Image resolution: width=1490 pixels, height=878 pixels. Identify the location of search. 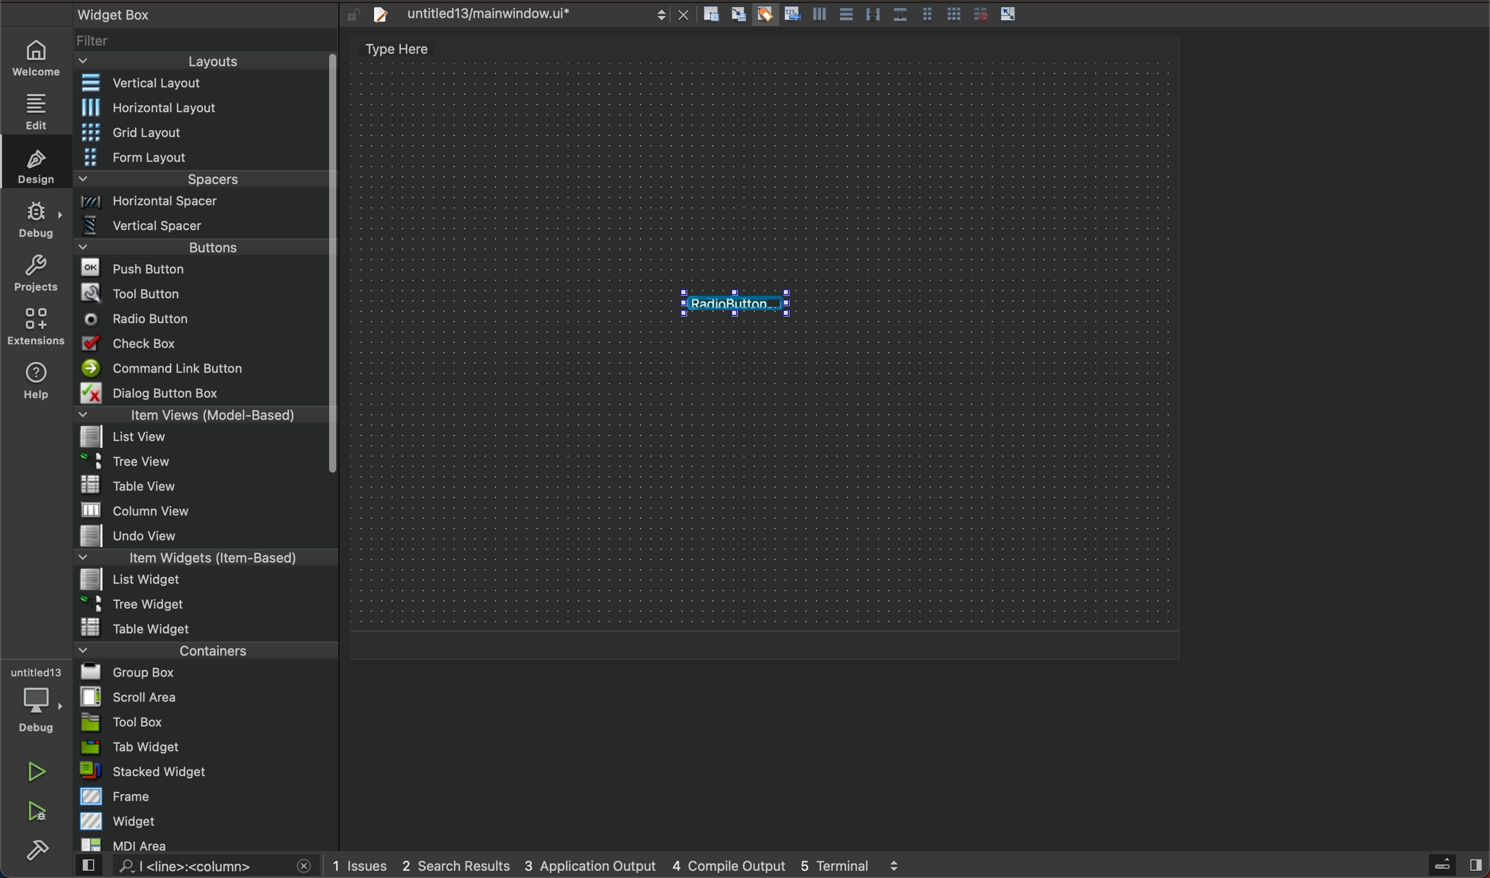
(191, 867).